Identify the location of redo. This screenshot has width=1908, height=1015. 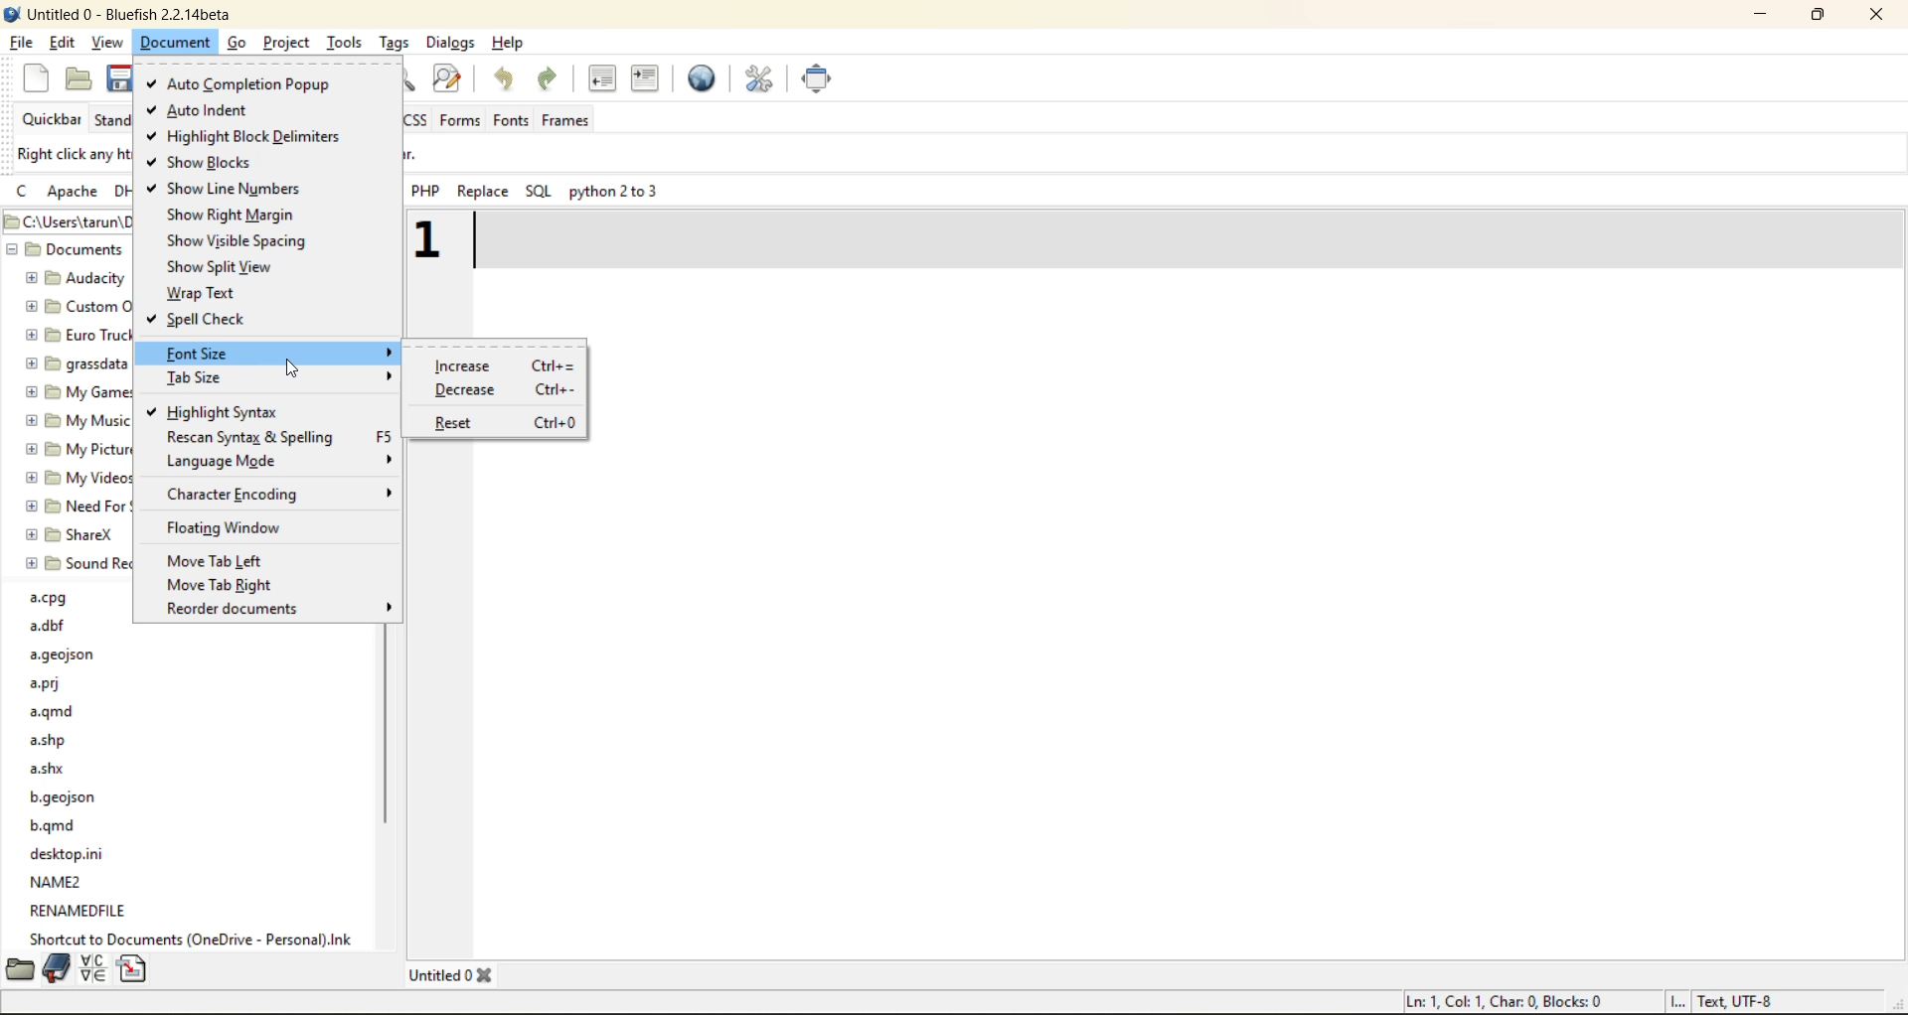
(545, 77).